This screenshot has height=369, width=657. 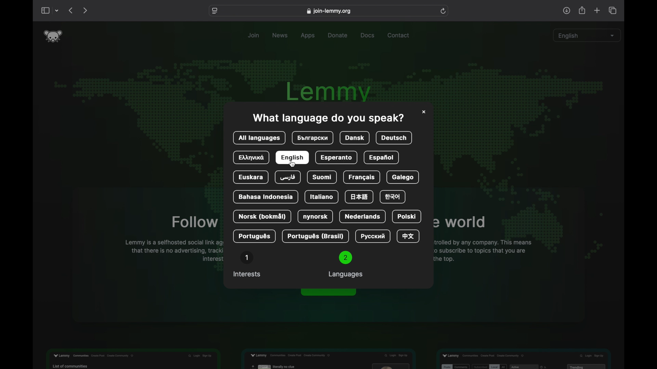 I want to click on Francais, so click(x=362, y=177).